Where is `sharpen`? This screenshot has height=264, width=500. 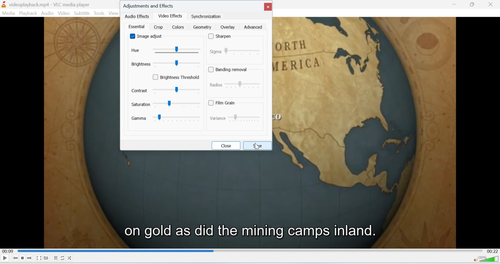 sharpen is located at coordinates (222, 36).